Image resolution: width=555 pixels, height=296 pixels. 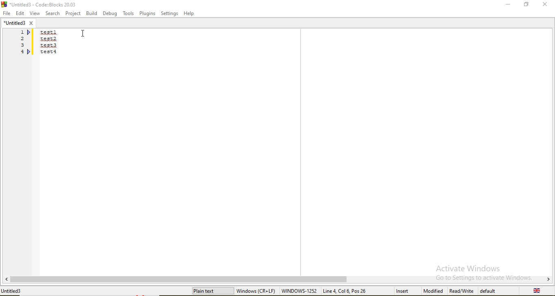 I want to click on default, so click(x=489, y=291).